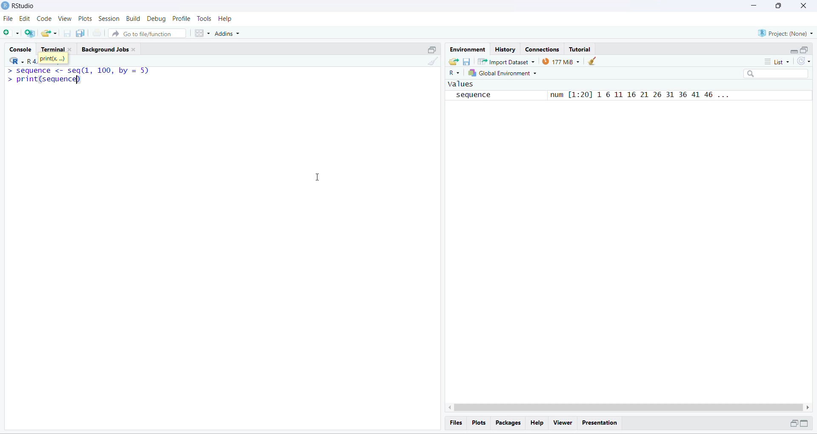 This screenshot has height=434, width=817. Describe the element at coordinates (477, 95) in the screenshot. I see `sequence` at that location.